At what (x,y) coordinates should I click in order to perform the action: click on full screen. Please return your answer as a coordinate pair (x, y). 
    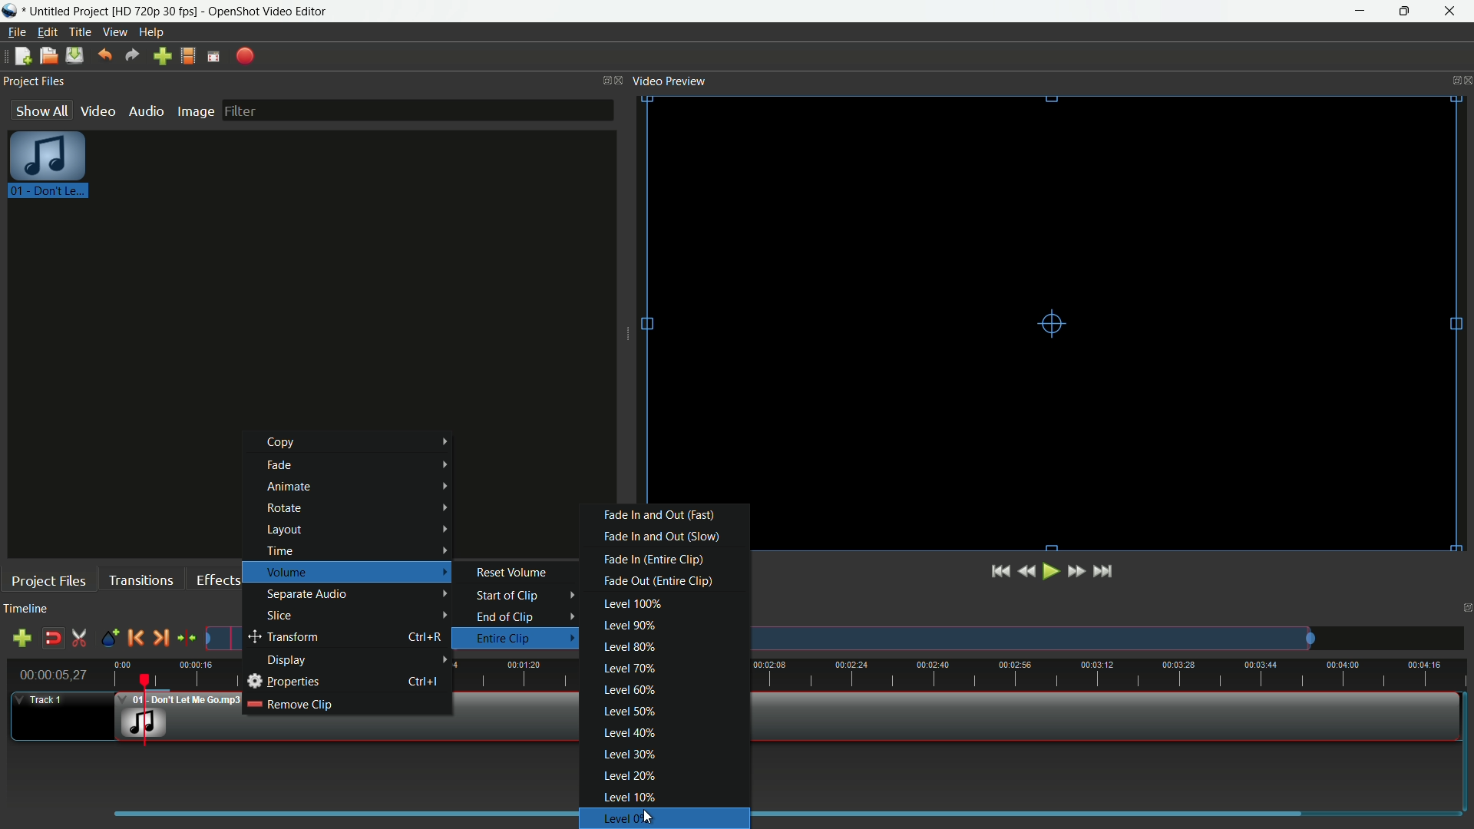
    Looking at the image, I should click on (215, 56).